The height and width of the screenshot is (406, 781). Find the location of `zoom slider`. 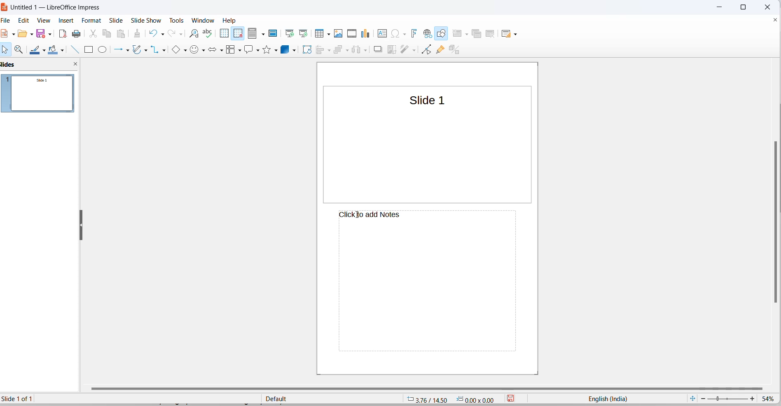

zoom slider is located at coordinates (728, 398).